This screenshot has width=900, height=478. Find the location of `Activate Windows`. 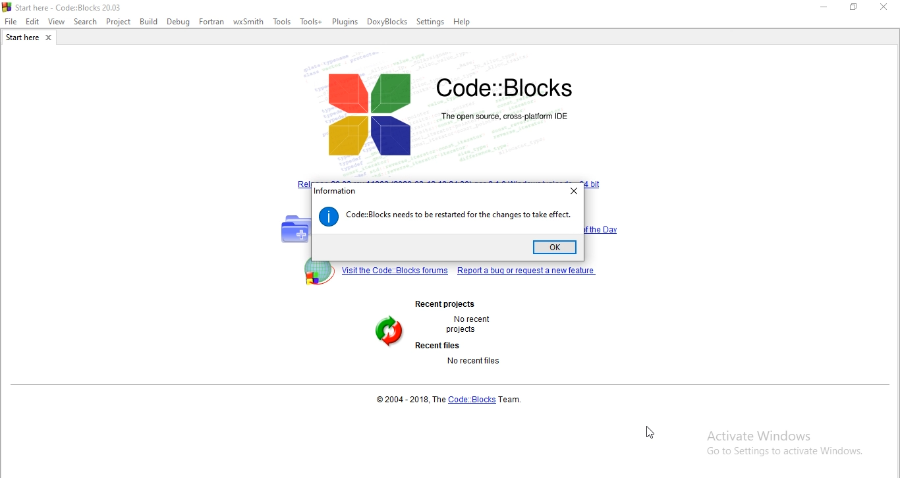

Activate Windows is located at coordinates (785, 444).